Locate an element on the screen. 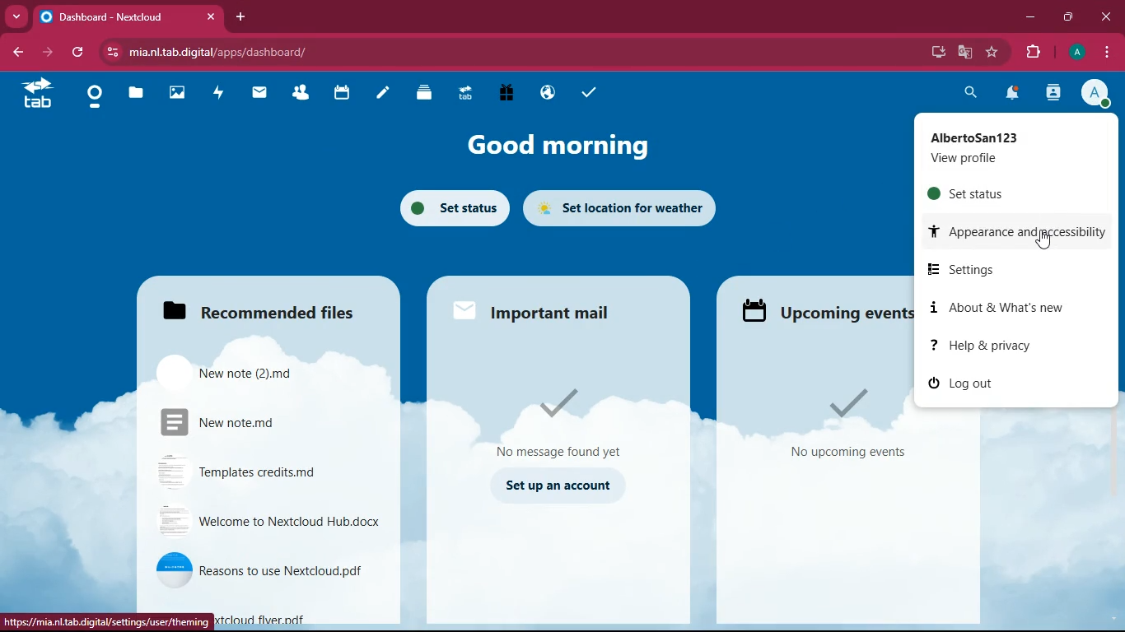 Image resolution: width=1125 pixels, height=632 pixels. text is located at coordinates (265, 619).